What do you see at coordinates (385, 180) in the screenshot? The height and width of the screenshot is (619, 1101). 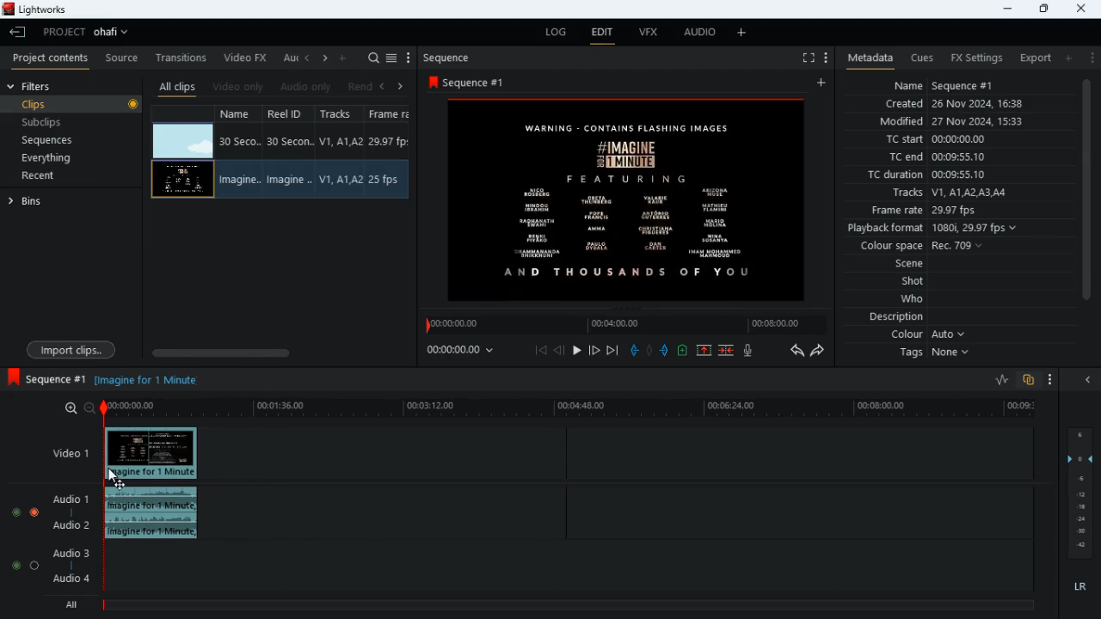 I see `Frame Rate` at bounding box center [385, 180].